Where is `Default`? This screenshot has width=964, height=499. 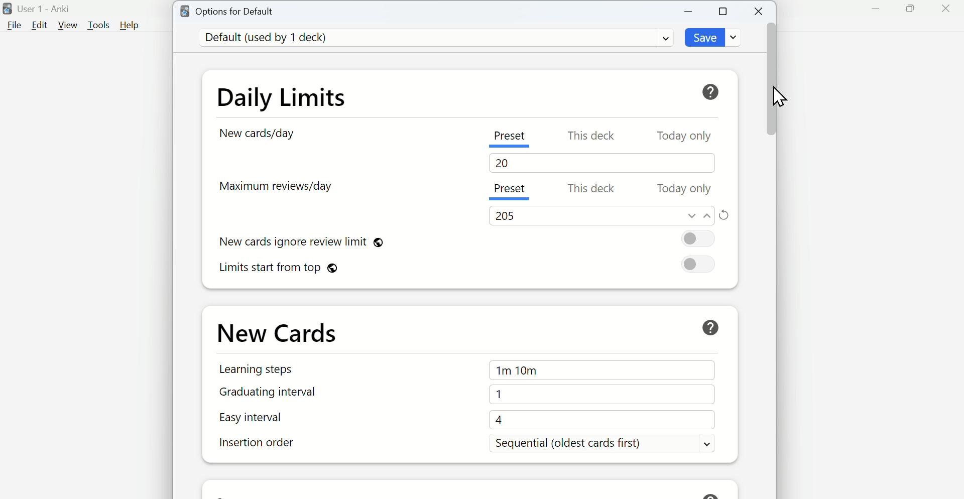 Default is located at coordinates (434, 38).